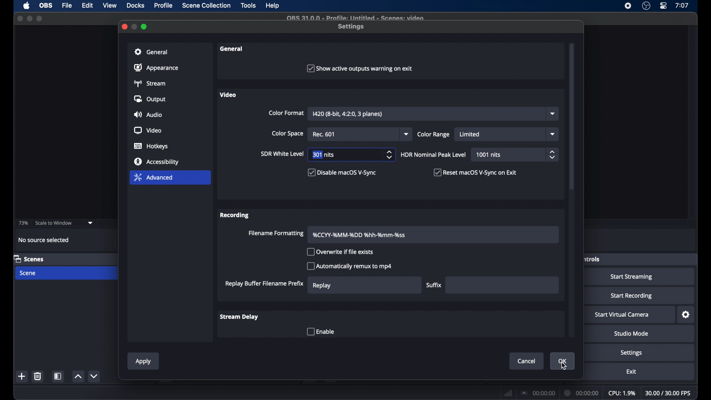  I want to click on screen recorder, so click(627, 6).